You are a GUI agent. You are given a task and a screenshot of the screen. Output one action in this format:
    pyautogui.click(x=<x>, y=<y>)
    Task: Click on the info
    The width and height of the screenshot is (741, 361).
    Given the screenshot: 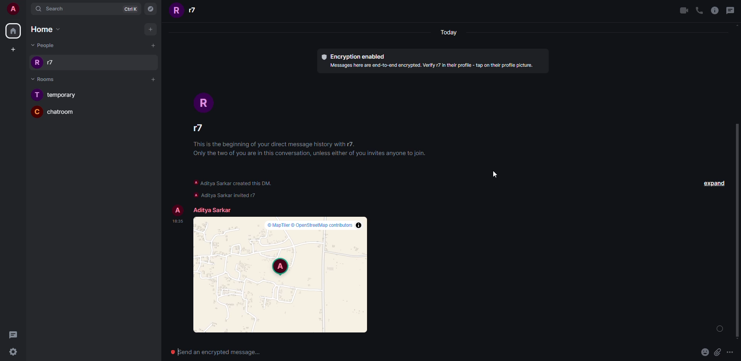 What is the action you would take?
    pyautogui.click(x=715, y=10)
    